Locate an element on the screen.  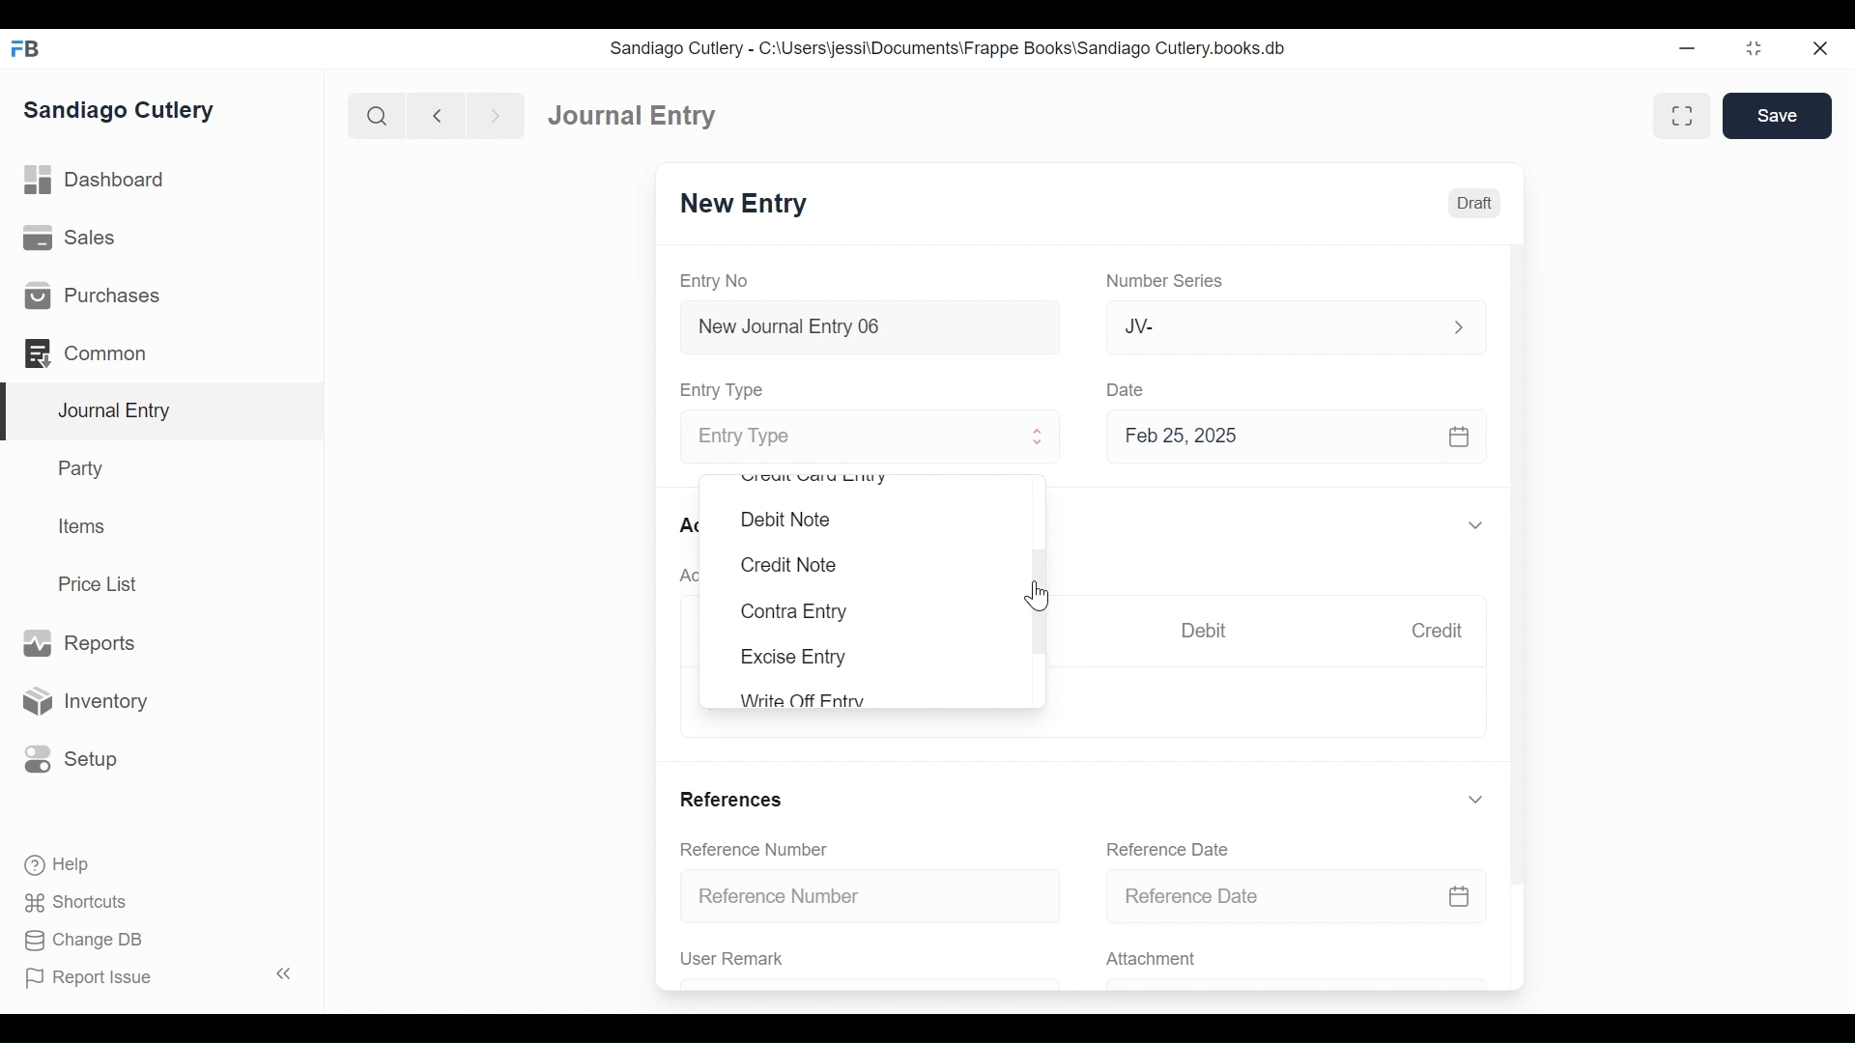
New Entry is located at coordinates (744, 204).